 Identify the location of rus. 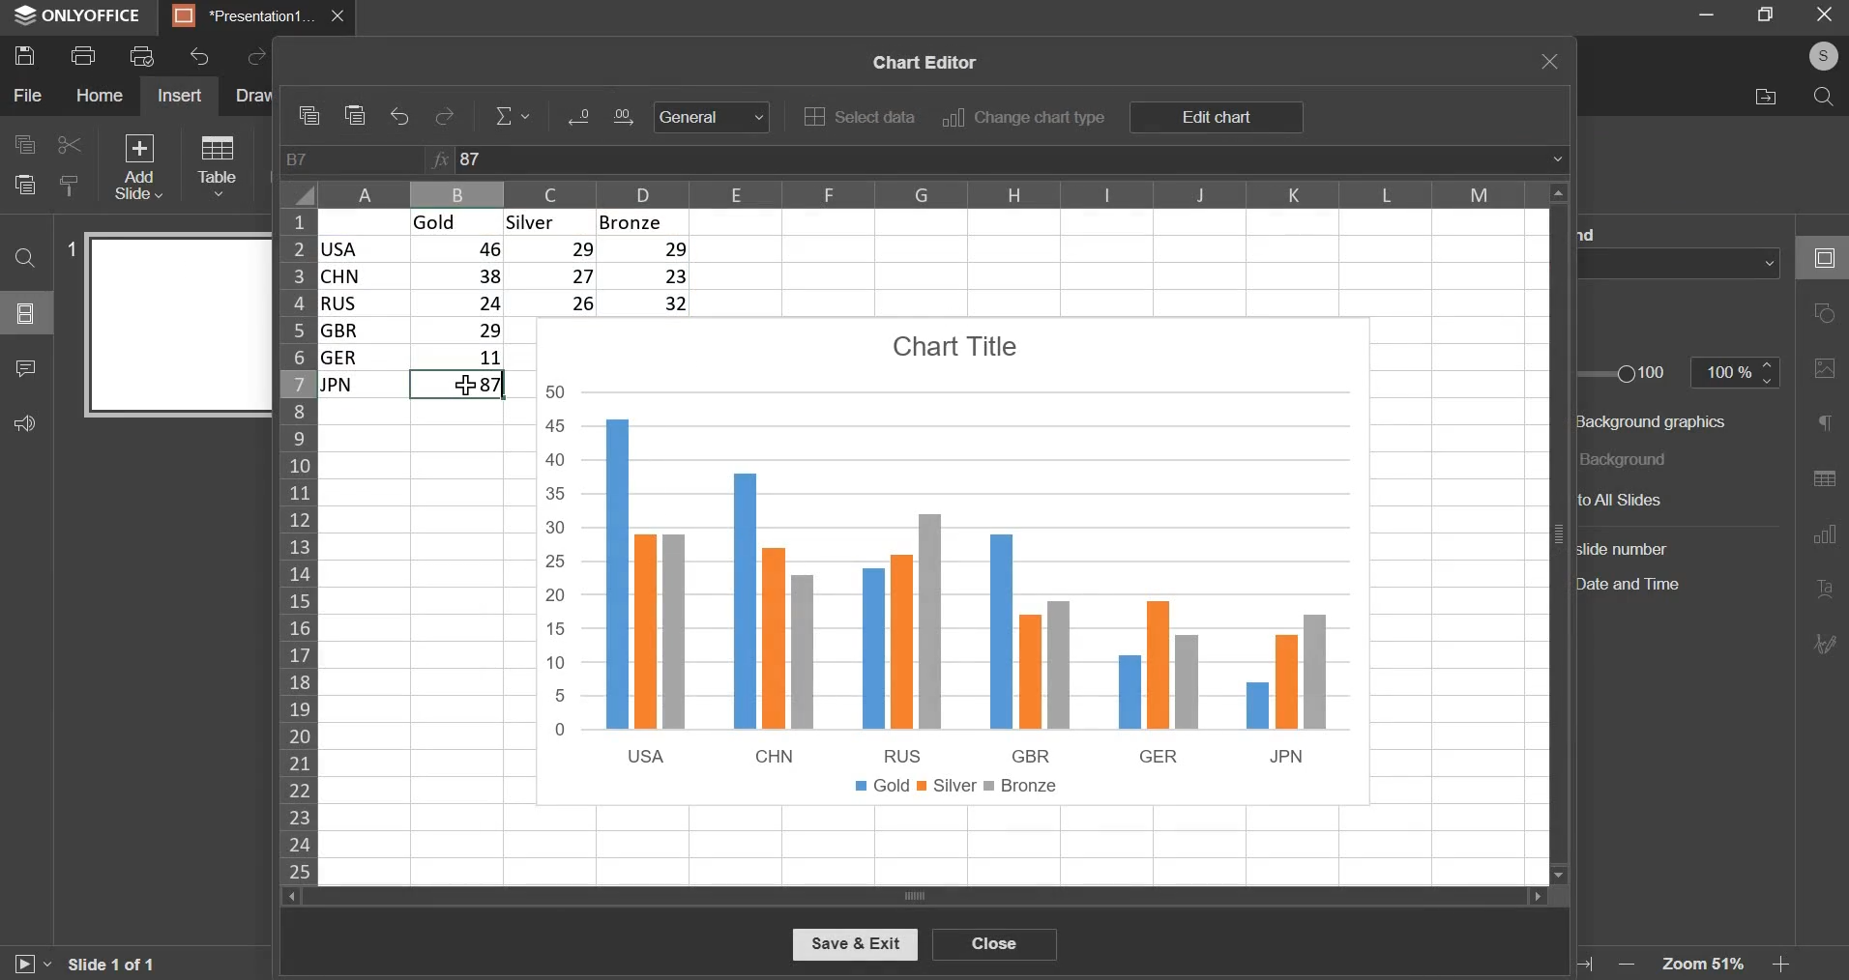
(362, 303).